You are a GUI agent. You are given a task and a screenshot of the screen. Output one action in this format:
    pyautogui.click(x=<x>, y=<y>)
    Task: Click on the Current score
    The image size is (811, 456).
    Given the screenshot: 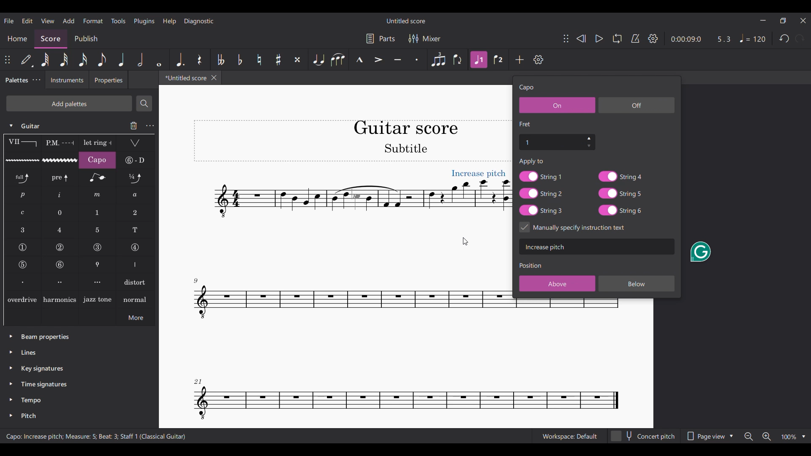 What is the action you would take?
    pyautogui.click(x=303, y=257)
    